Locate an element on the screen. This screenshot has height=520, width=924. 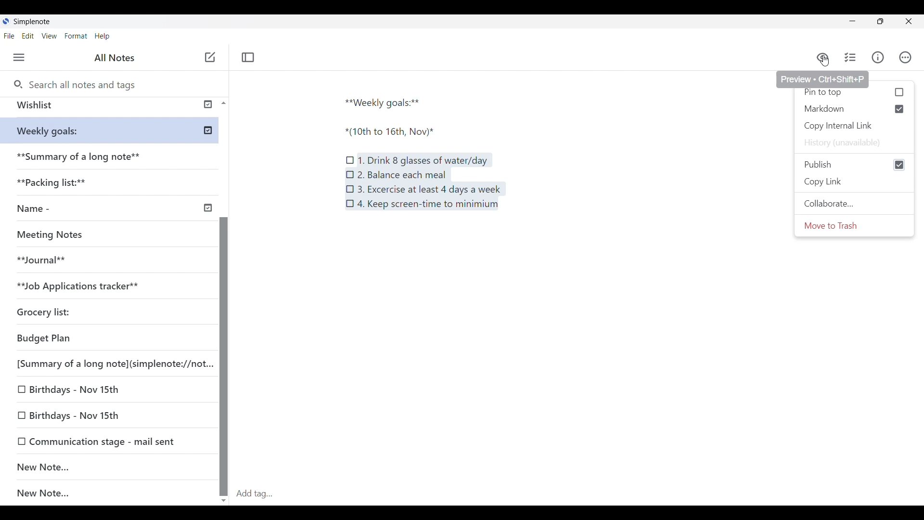
Budget Plan is located at coordinates (90, 336).